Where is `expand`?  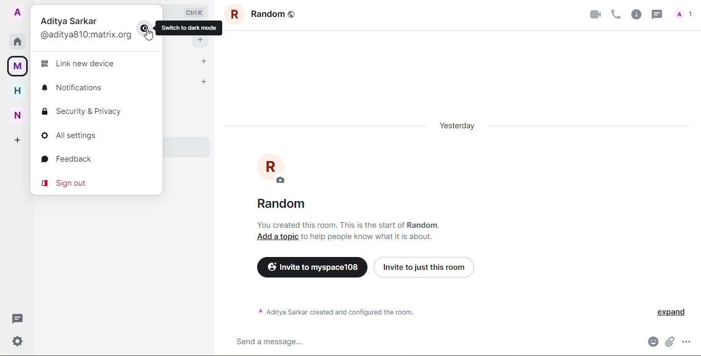 expand is located at coordinates (672, 312).